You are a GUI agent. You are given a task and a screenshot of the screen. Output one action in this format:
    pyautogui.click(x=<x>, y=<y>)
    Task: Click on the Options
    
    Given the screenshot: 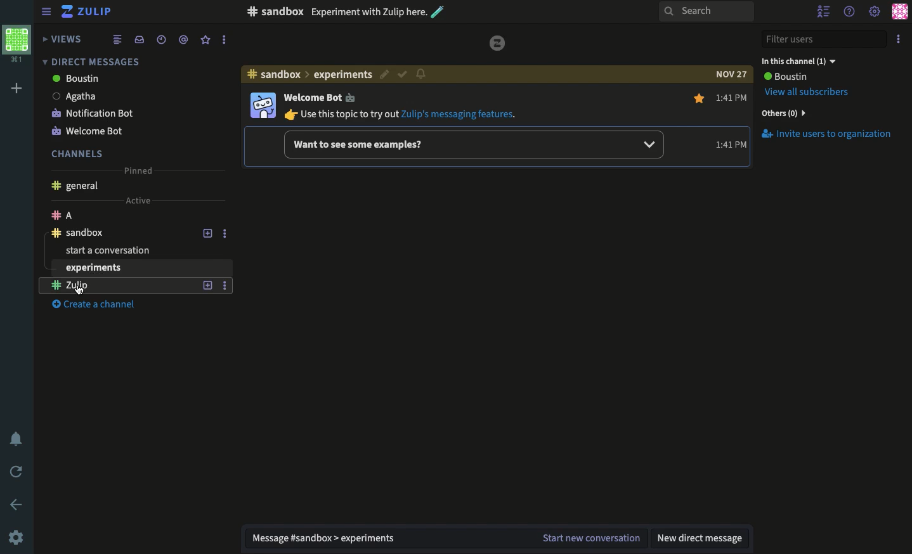 What is the action you would take?
    pyautogui.click(x=225, y=232)
    